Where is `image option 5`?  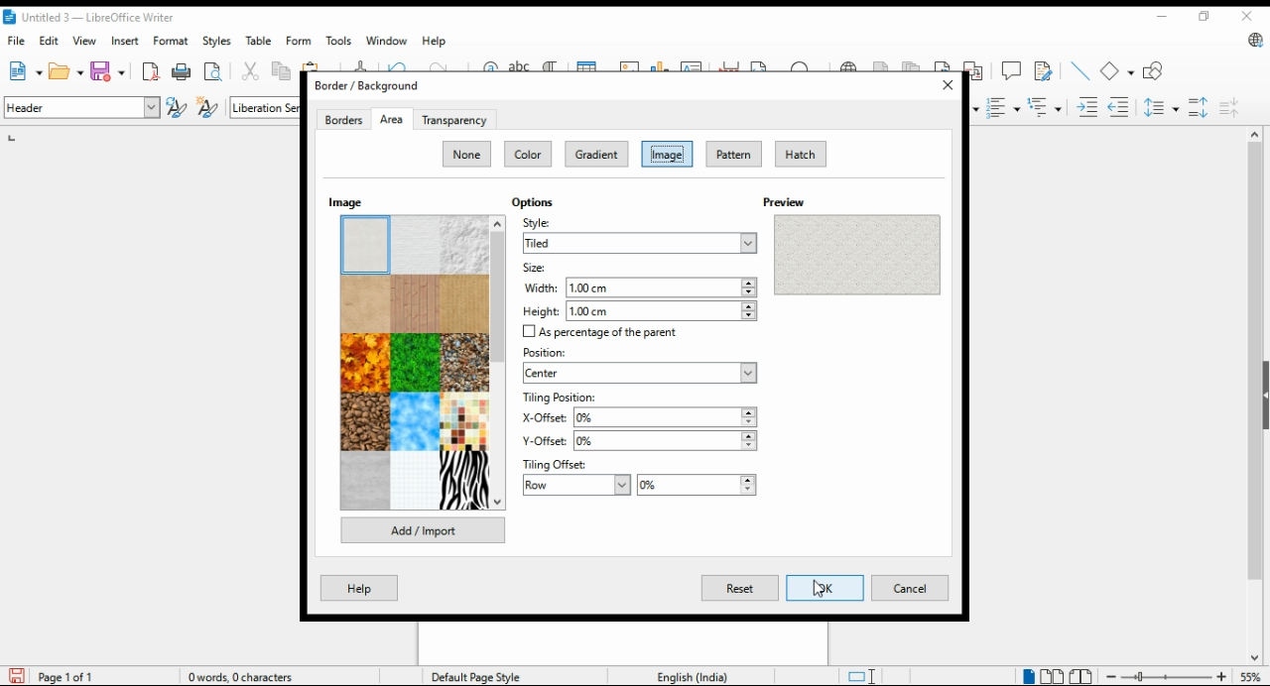 image option 5 is located at coordinates (416, 303).